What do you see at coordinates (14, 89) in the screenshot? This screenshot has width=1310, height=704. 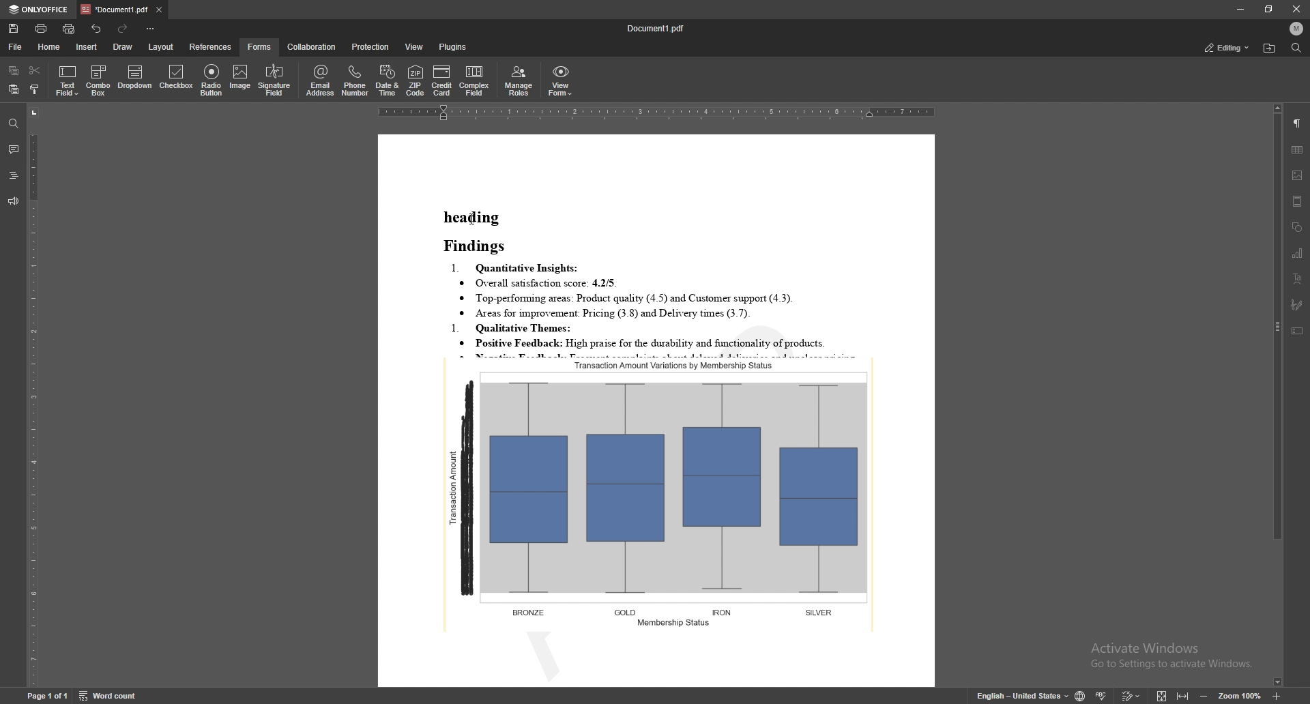 I see `paste` at bounding box center [14, 89].